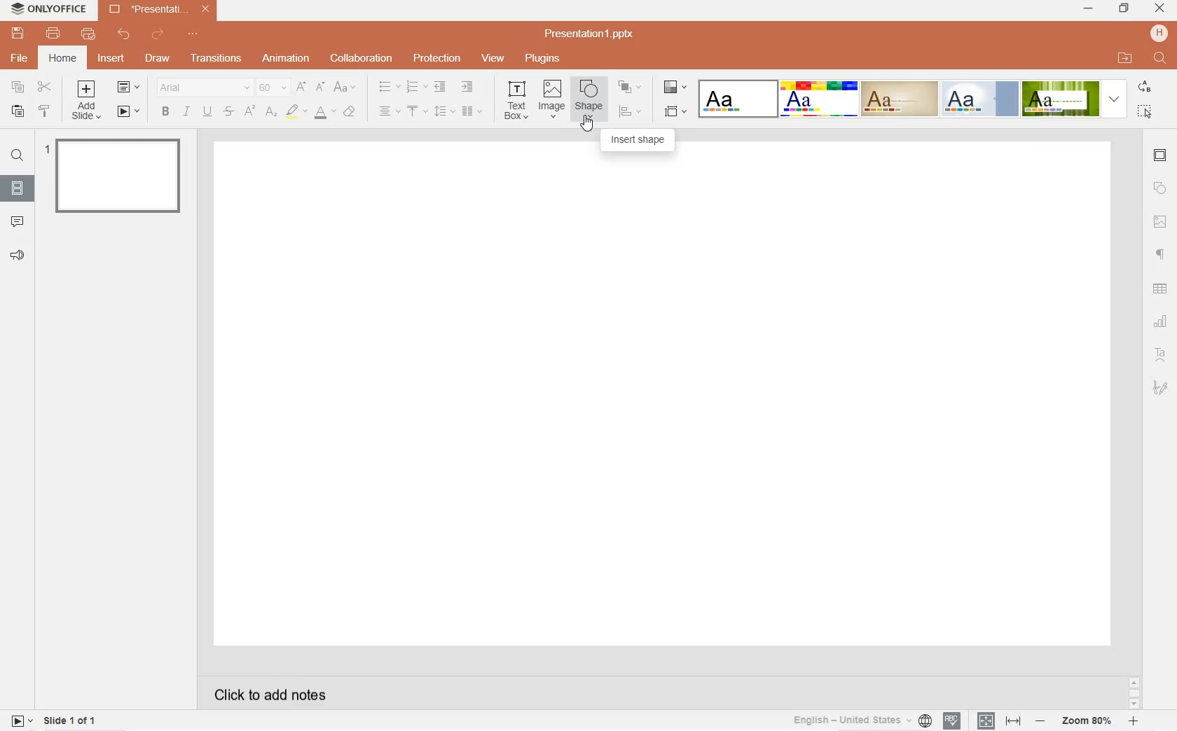  Describe the element at coordinates (738, 98) in the screenshot. I see `Blank` at that location.